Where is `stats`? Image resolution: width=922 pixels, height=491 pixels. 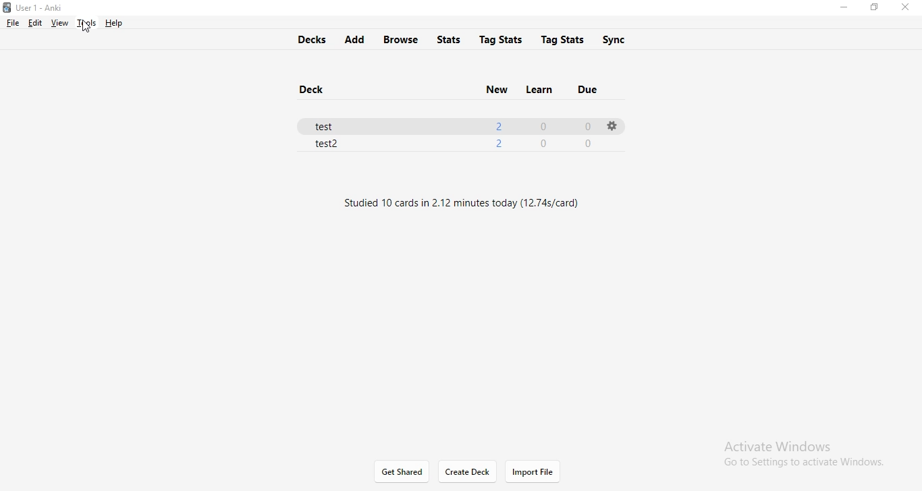
stats is located at coordinates (452, 38).